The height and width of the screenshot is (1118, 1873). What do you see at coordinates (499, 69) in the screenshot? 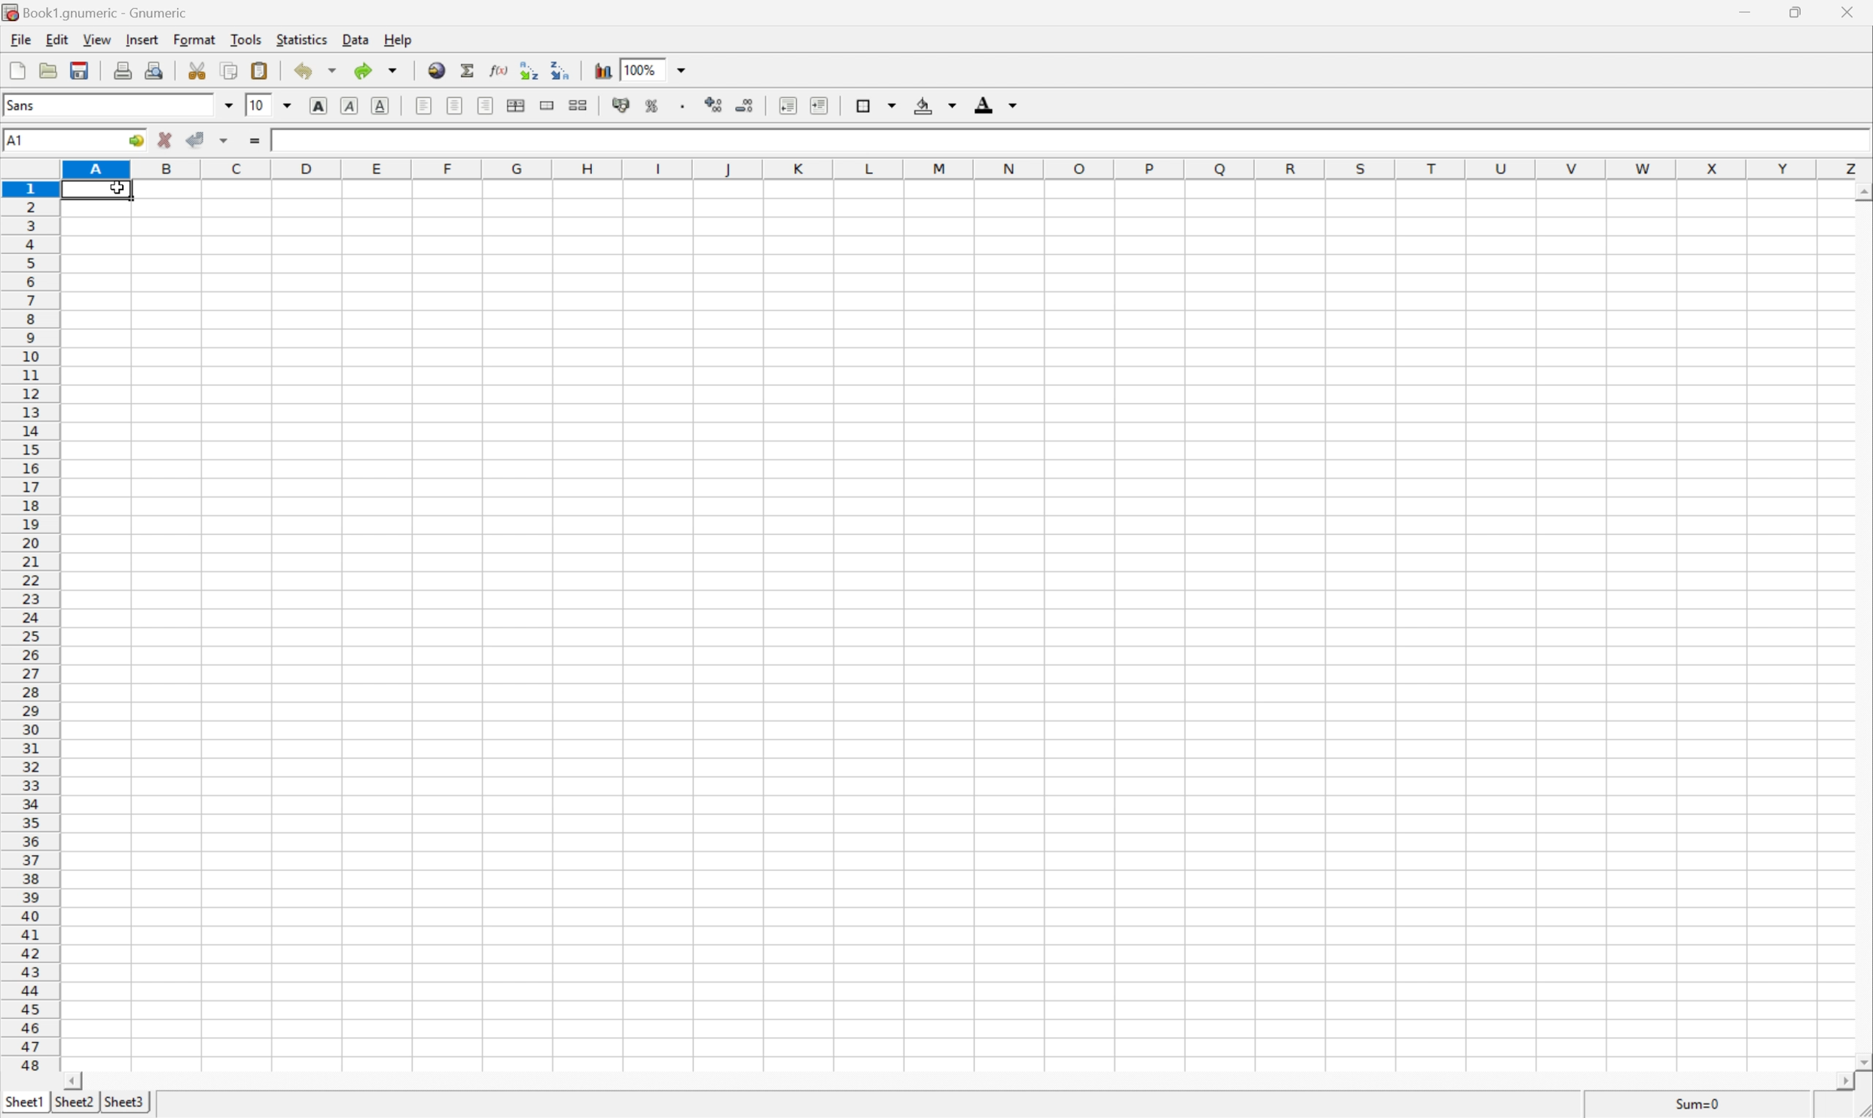
I see `edit function in current cell` at bounding box center [499, 69].